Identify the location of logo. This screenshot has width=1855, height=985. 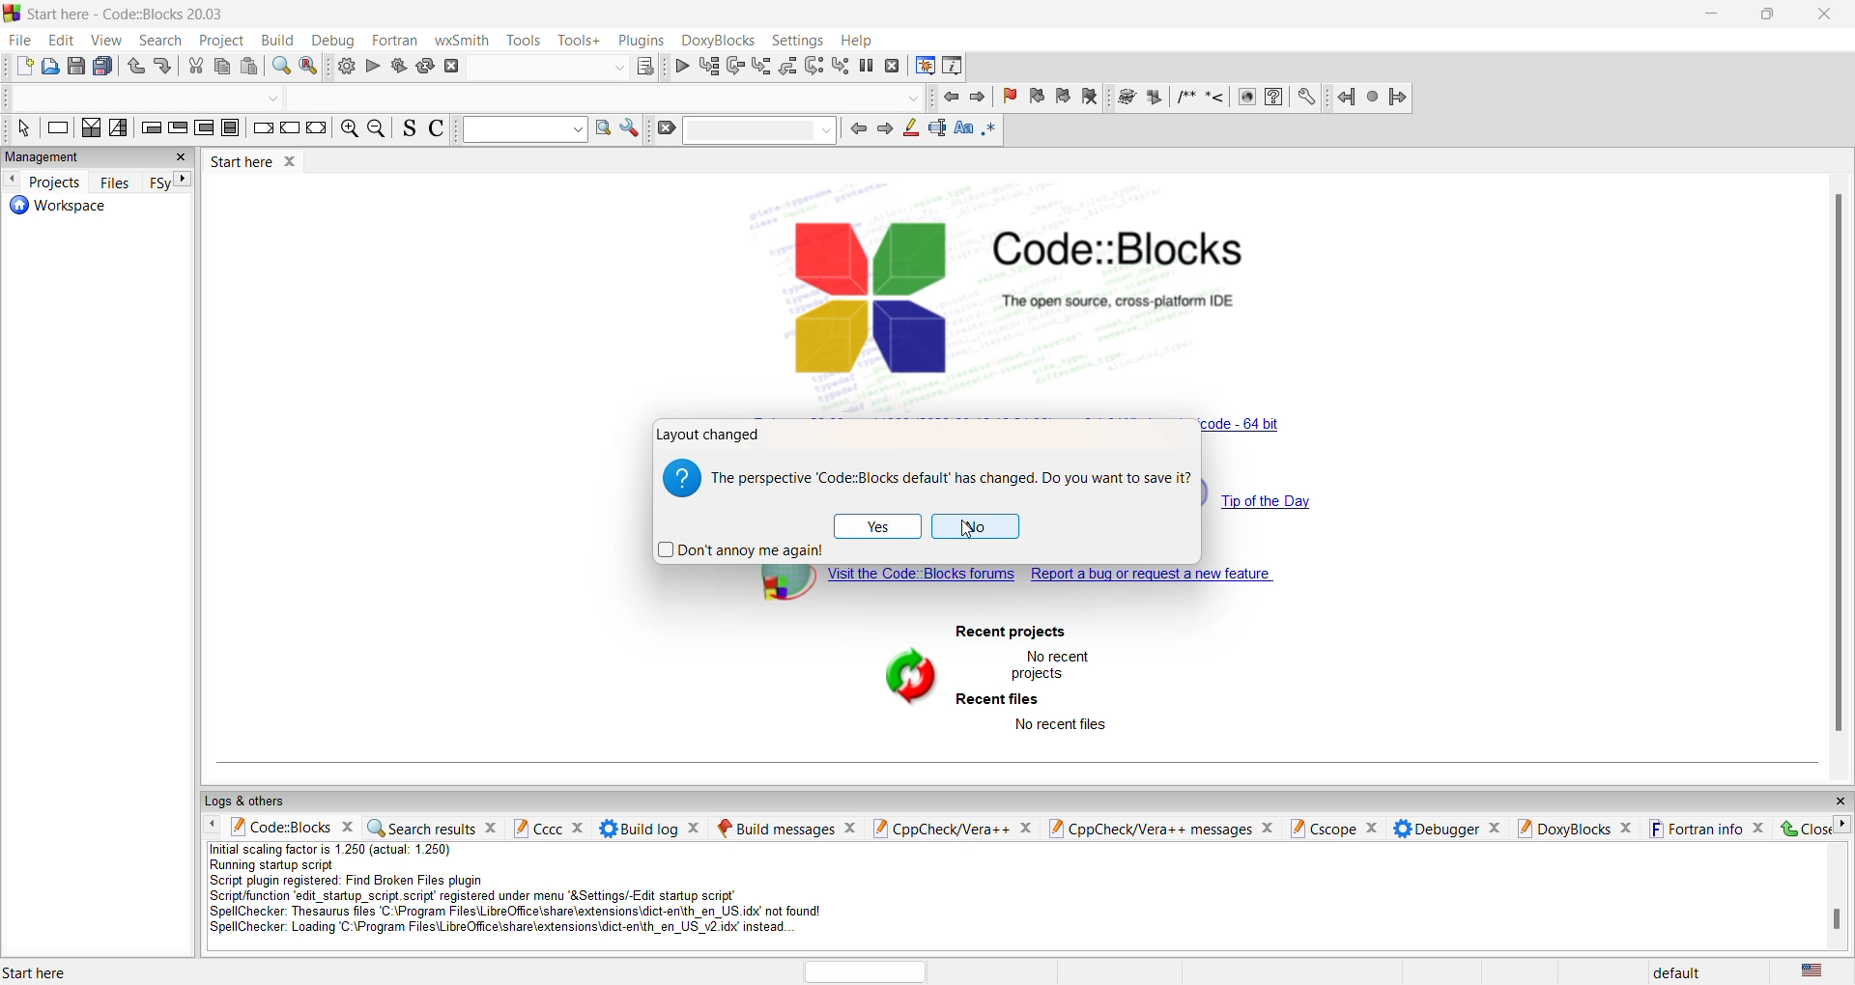
(677, 486).